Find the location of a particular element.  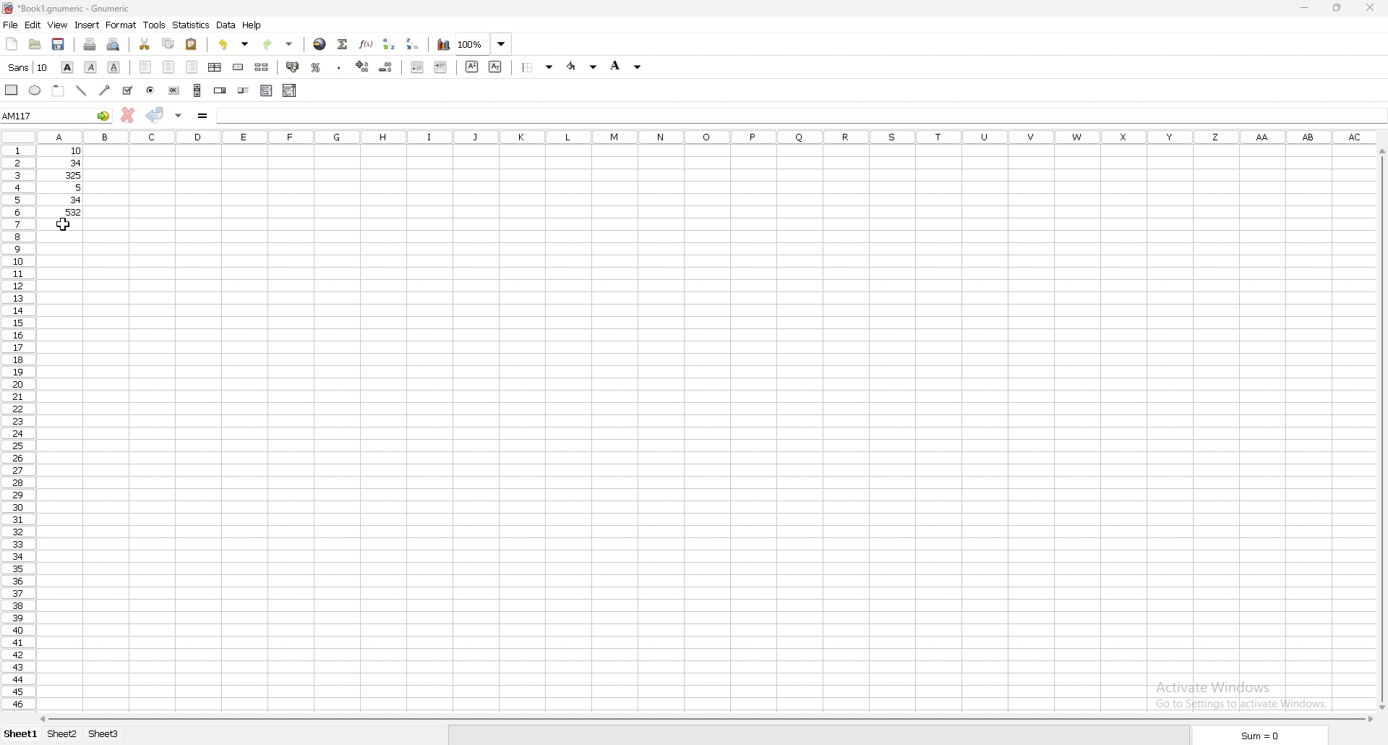

columns is located at coordinates (708, 138).